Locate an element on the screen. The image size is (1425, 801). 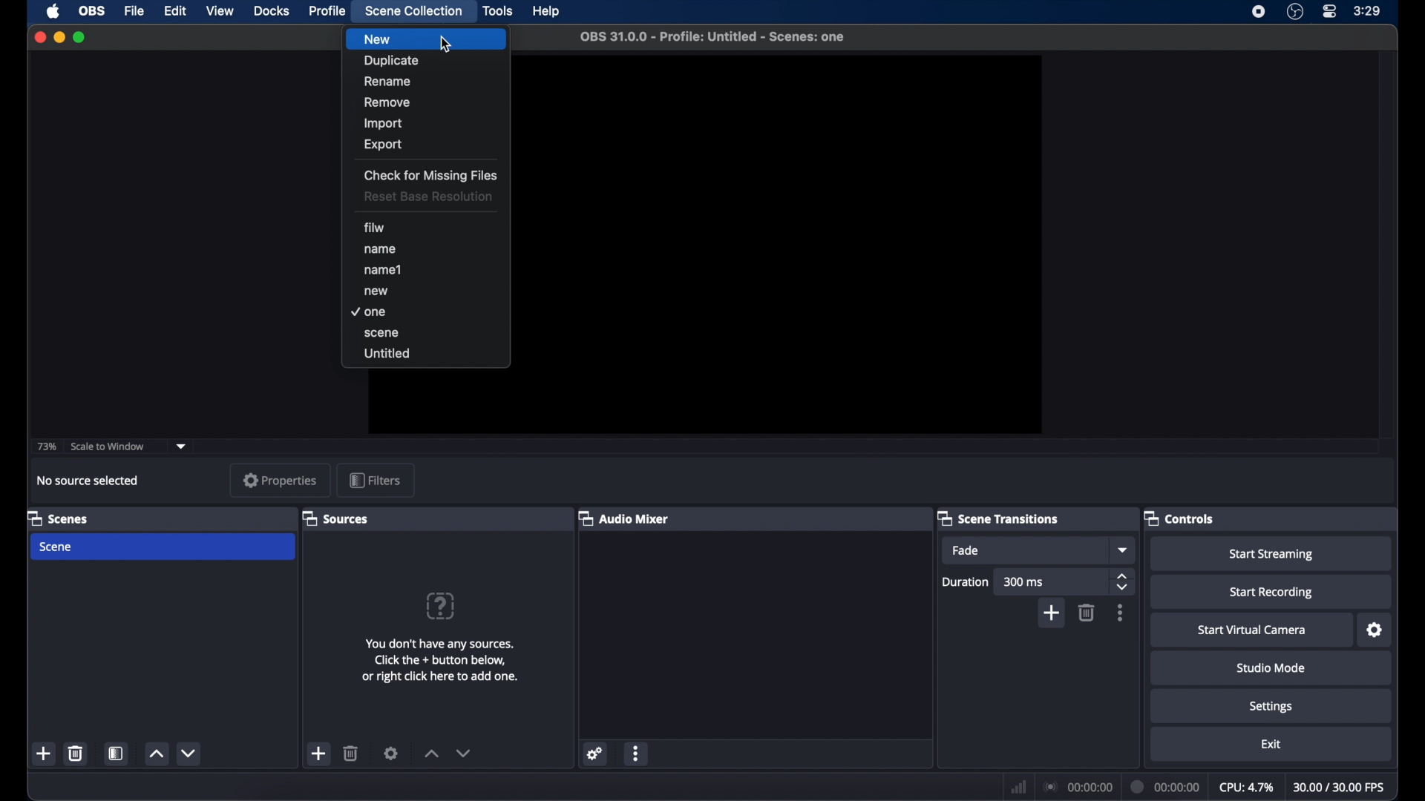
increment is located at coordinates (155, 755).